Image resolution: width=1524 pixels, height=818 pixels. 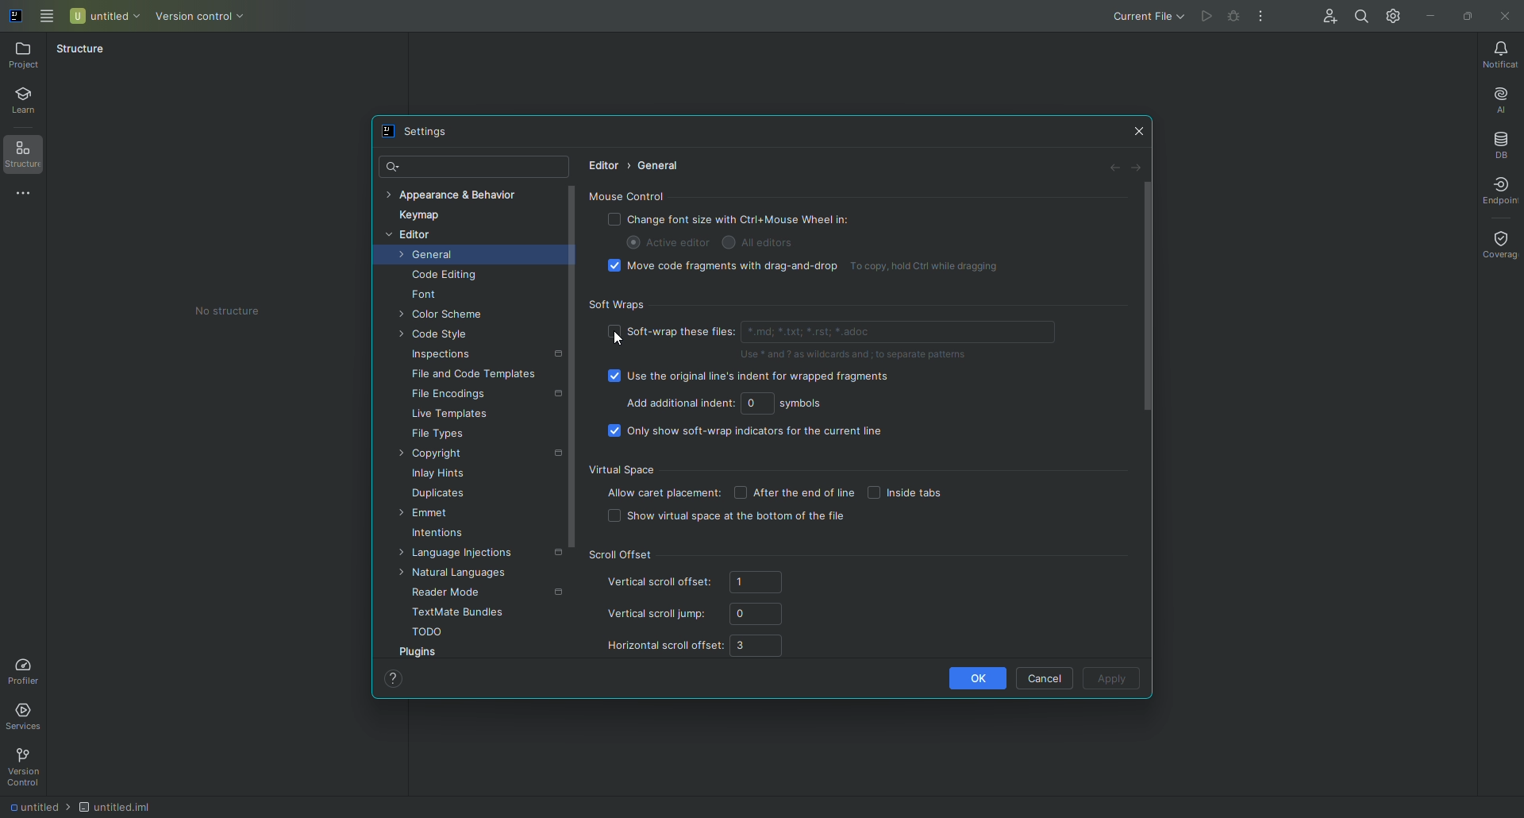 What do you see at coordinates (1261, 16) in the screenshot?
I see `More Actions` at bounding box center [1261, 16].